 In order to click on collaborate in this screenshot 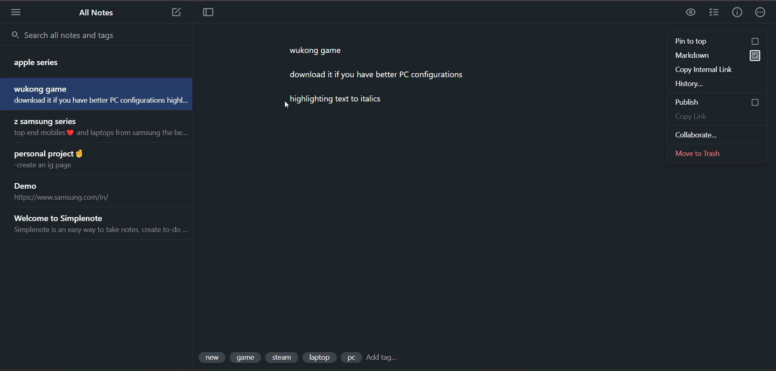, I will do `click(705, 135)`.